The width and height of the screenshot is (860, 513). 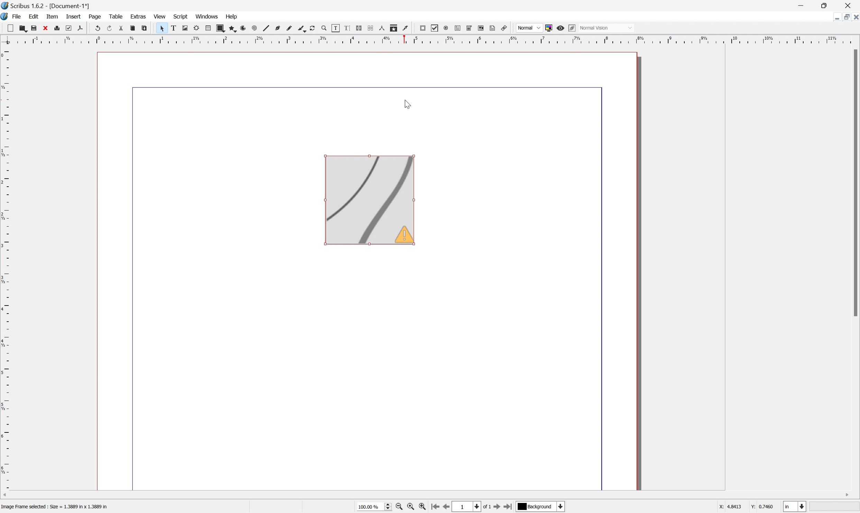 I want to click on Minimize, so click(x=831, y=17).